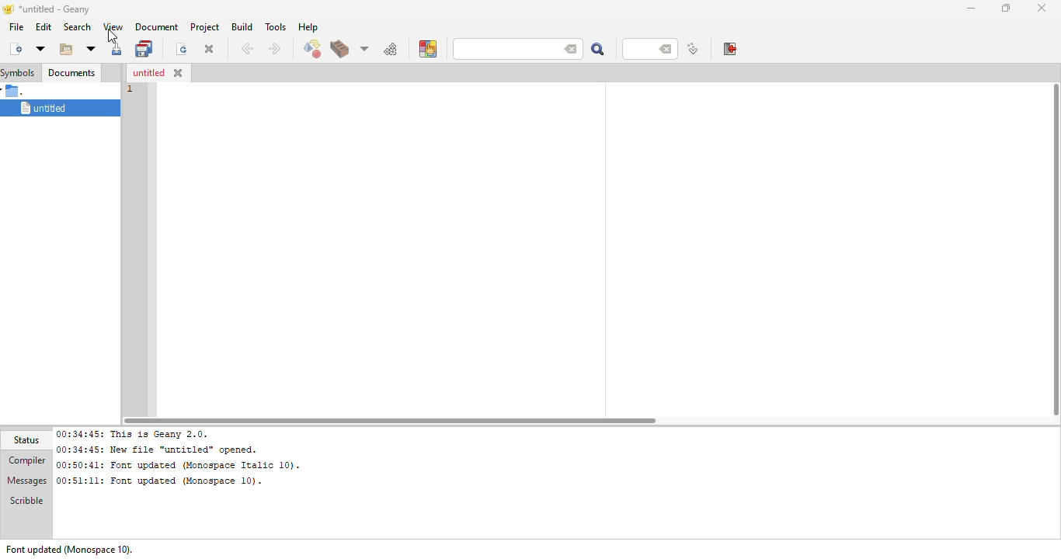 The height and width of the screenshot is (559, 1061). I want to click on compile, so click(311, 50).